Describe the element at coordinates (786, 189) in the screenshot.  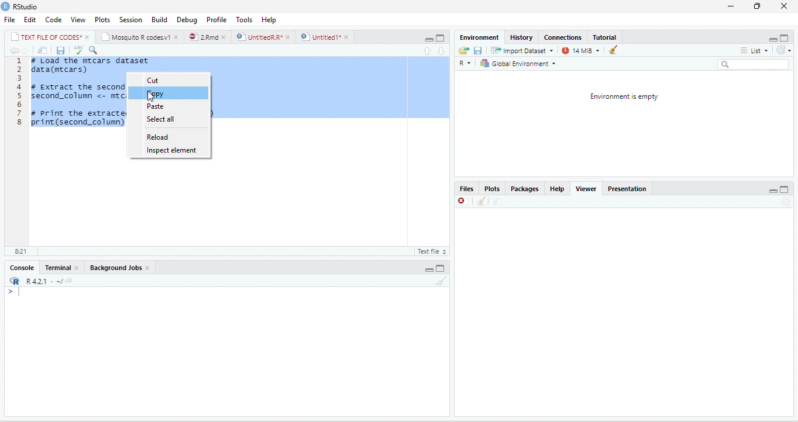
I see `maximize` at that location.